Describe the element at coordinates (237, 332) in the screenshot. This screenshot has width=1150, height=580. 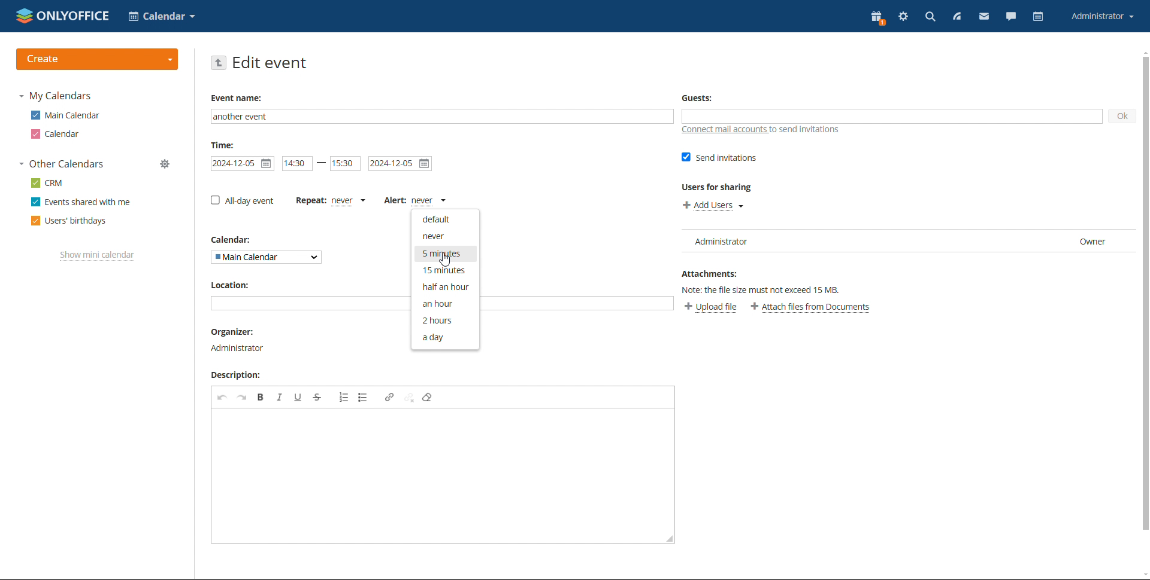
I see `organizer` at that location.